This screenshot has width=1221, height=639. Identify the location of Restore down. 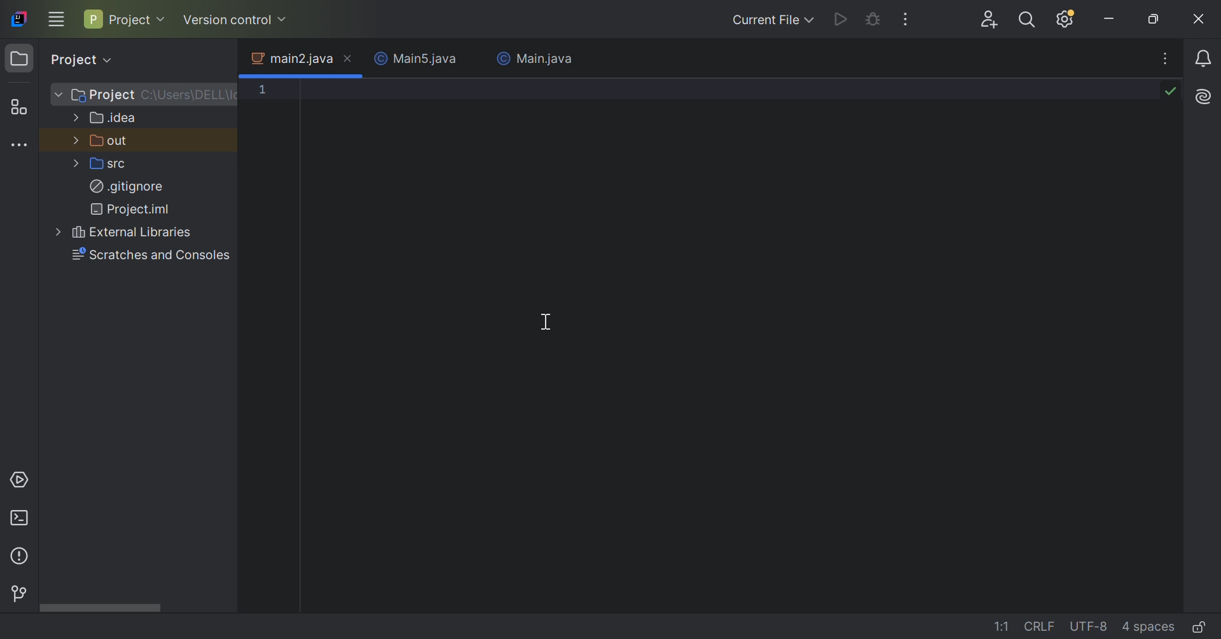
(1159, 19).